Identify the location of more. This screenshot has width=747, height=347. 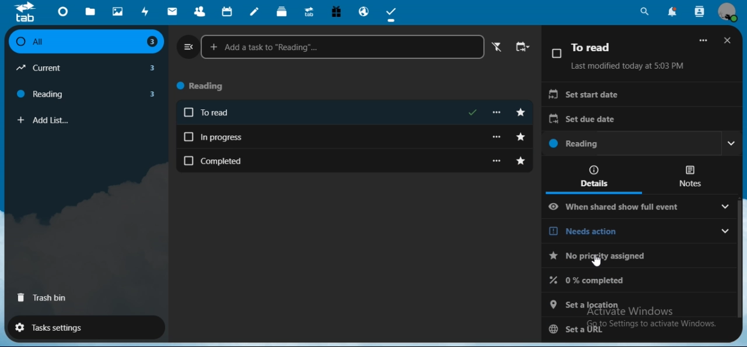
(498, 136).